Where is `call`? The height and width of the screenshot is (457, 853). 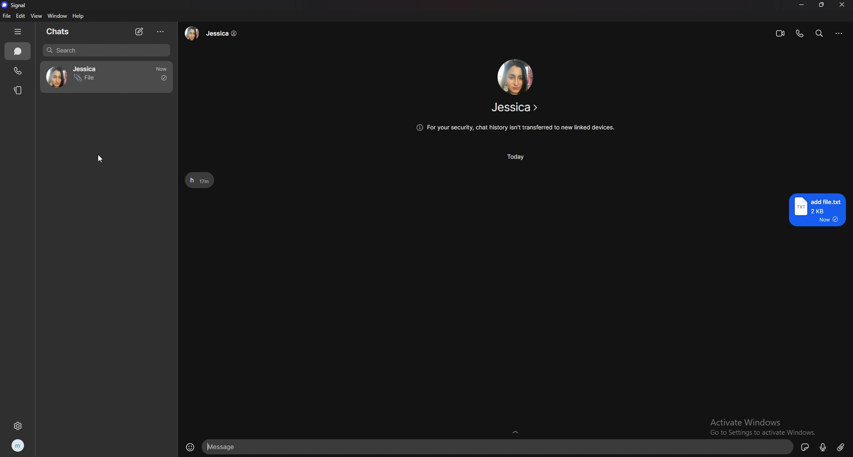
call is located at coordinates (18, 70).